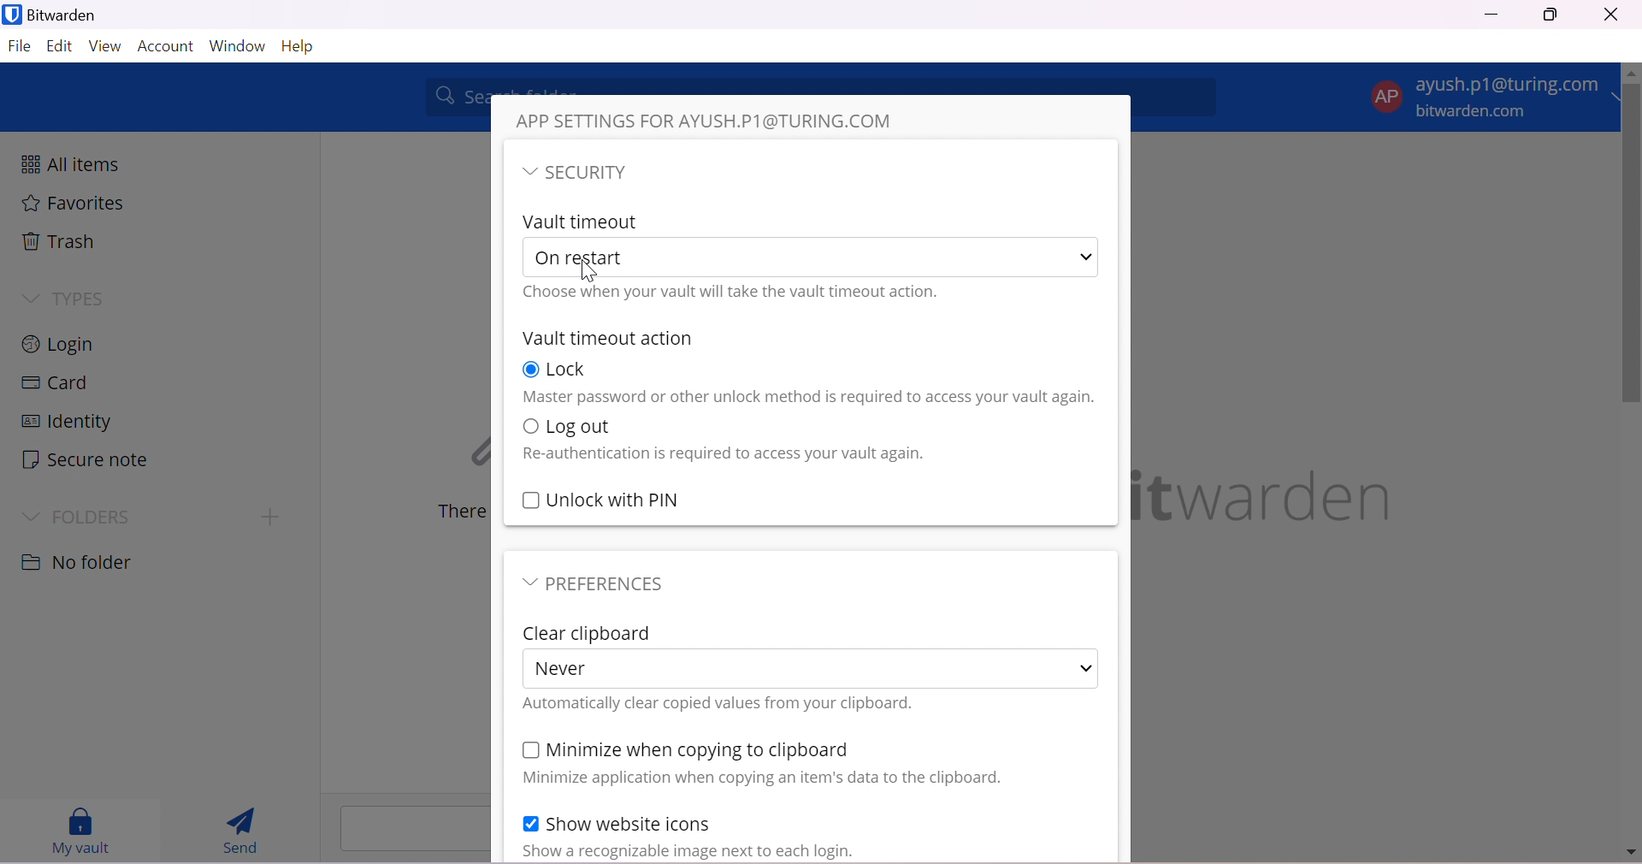 This screenshot has height=864, width=1642. What do you see at coordinates (85, 460) in the screenshot?
I see `Secure note` at bounding box center [85, 460].